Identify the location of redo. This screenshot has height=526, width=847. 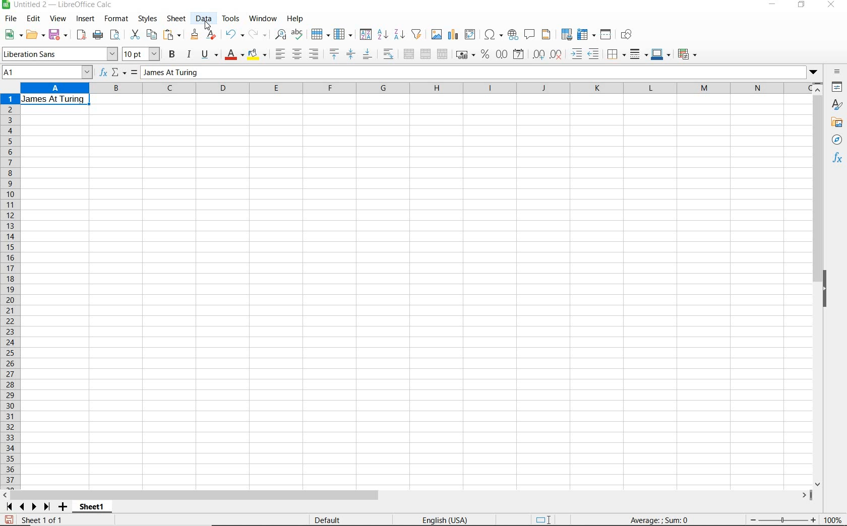
(258, 34).